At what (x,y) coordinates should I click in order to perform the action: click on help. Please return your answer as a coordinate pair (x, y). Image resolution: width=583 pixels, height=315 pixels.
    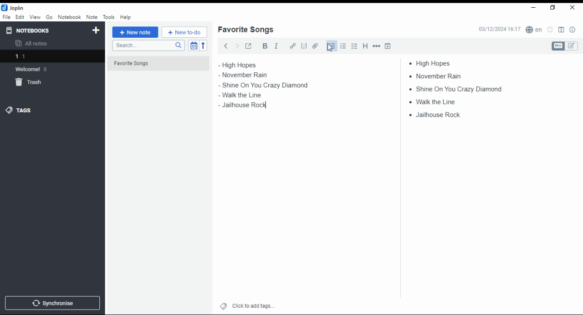
    Looking at the image, I should click on (125, 17).